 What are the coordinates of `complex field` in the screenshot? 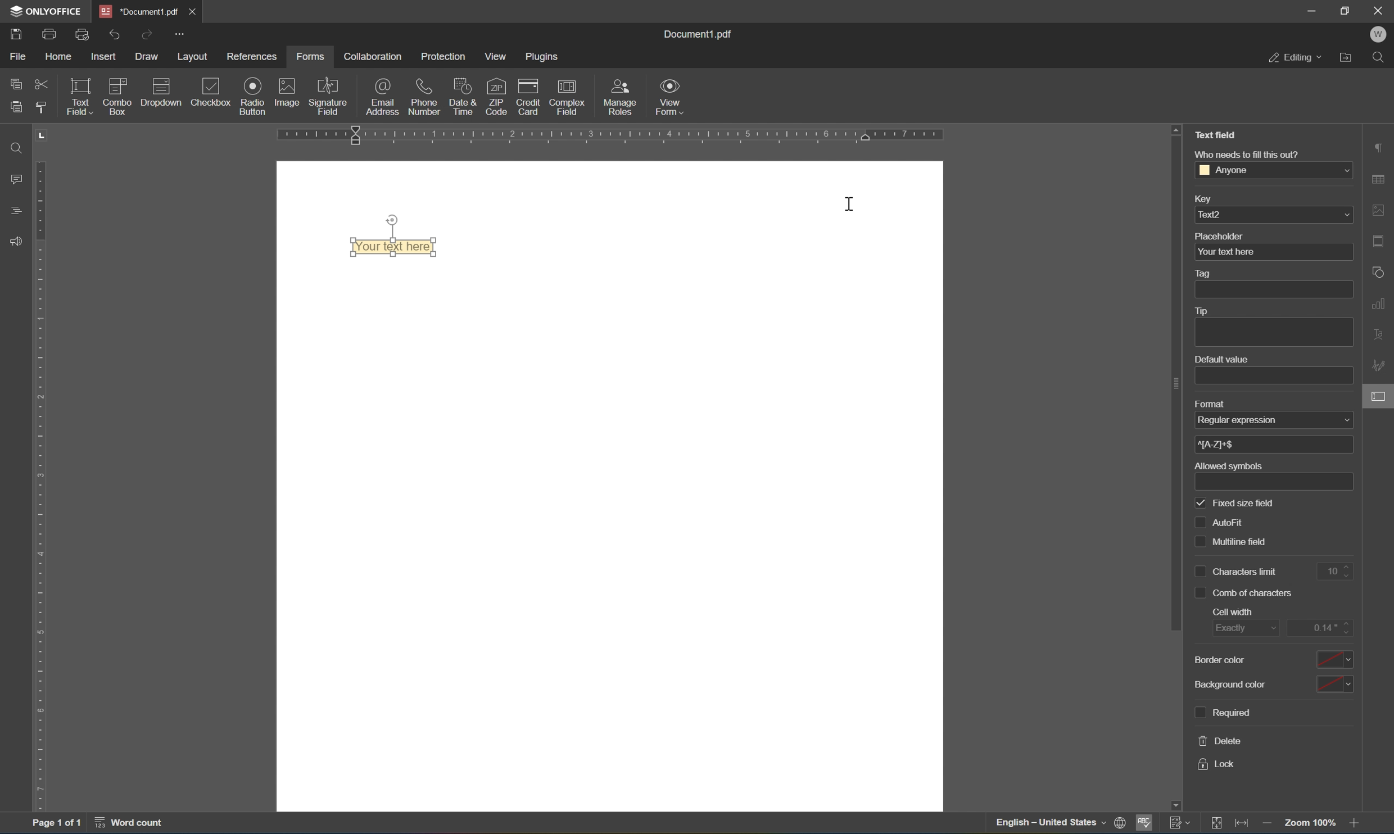 It's located at (567, 96).